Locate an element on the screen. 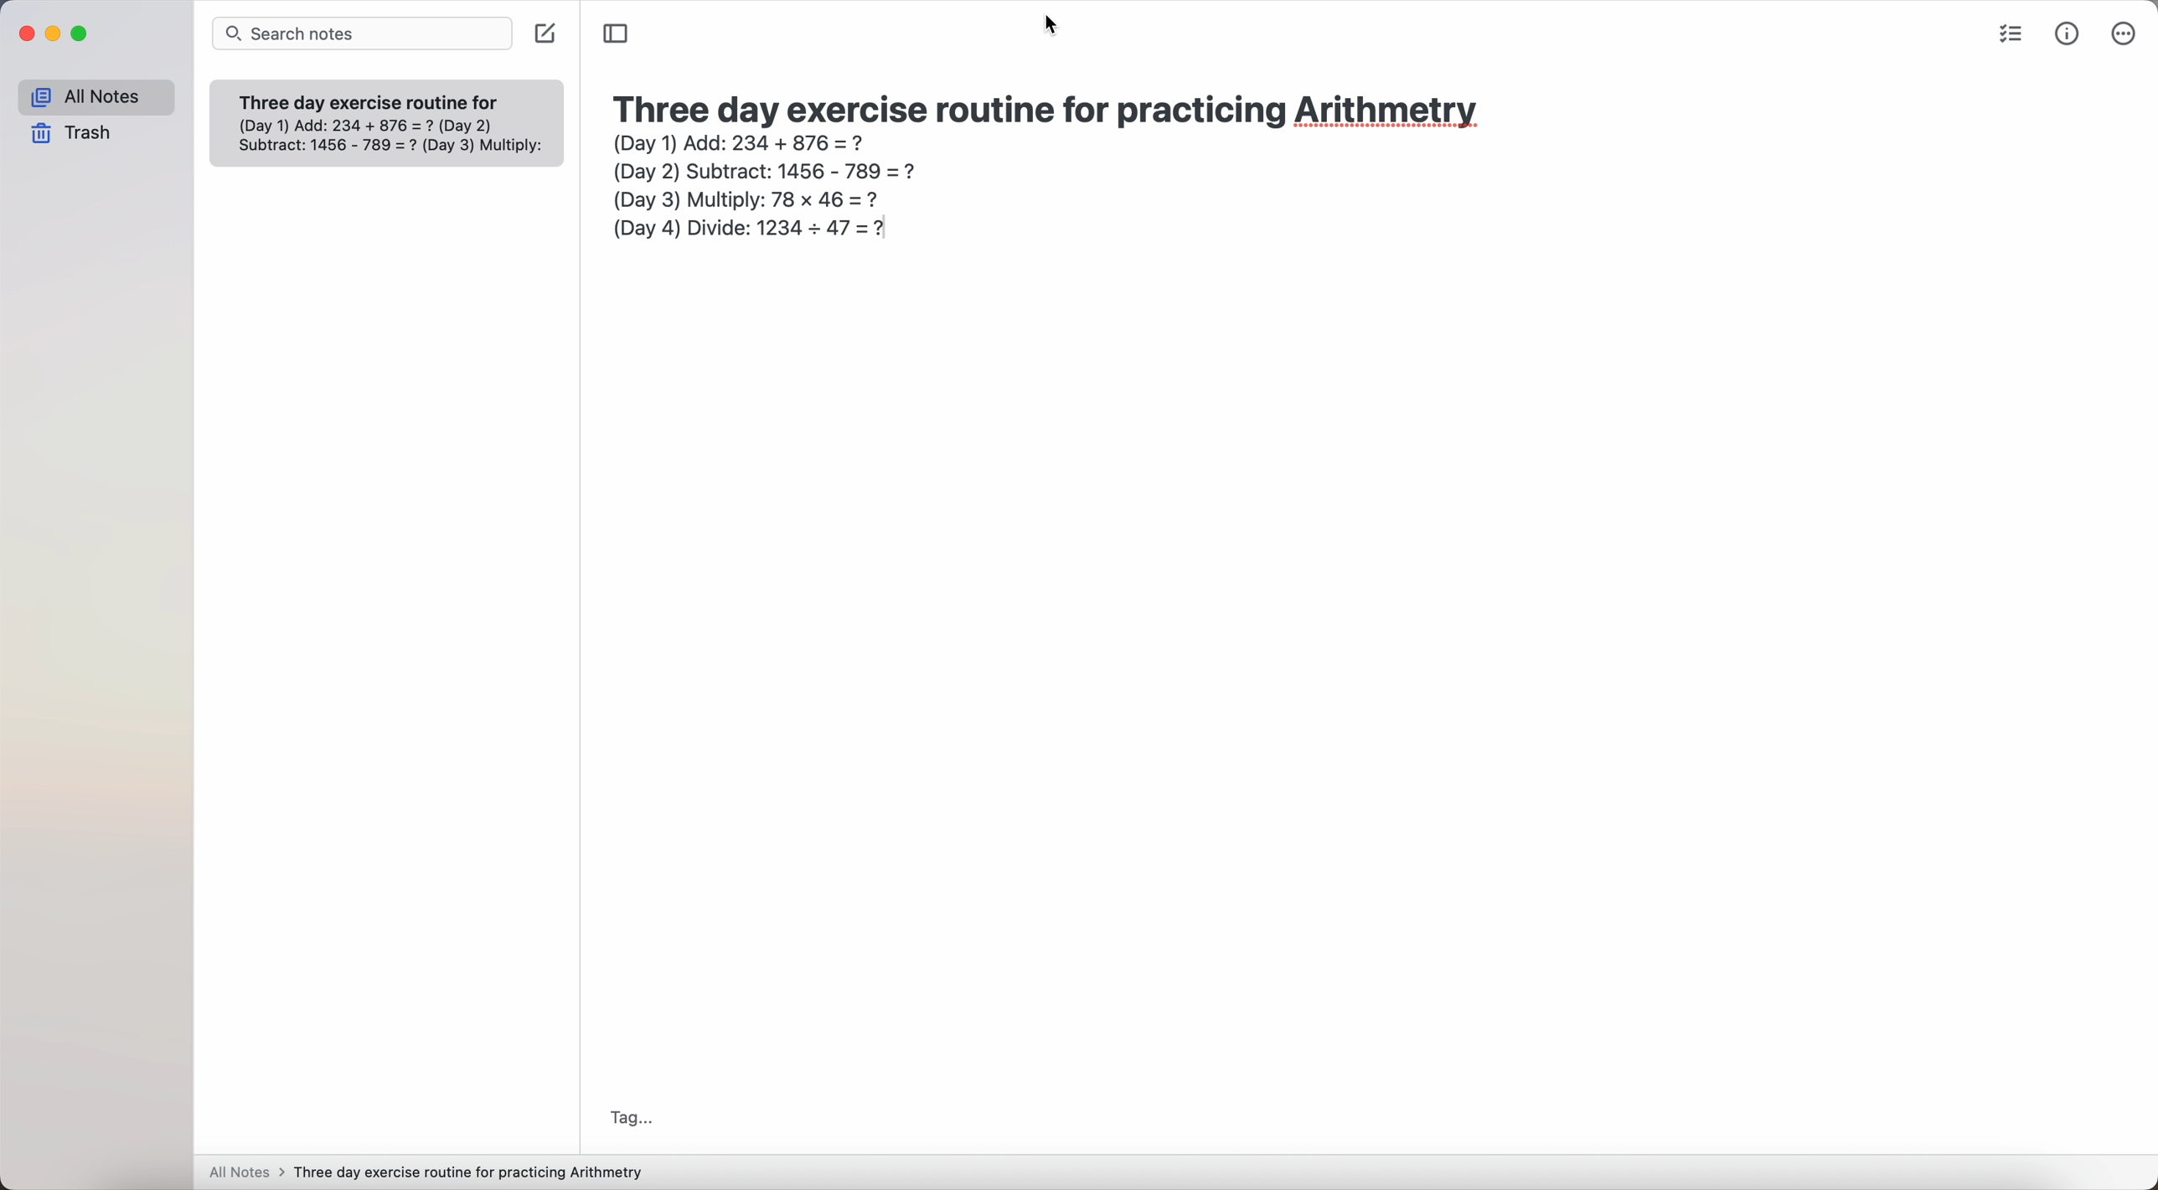  tag is located at coordinates (637, 1118).